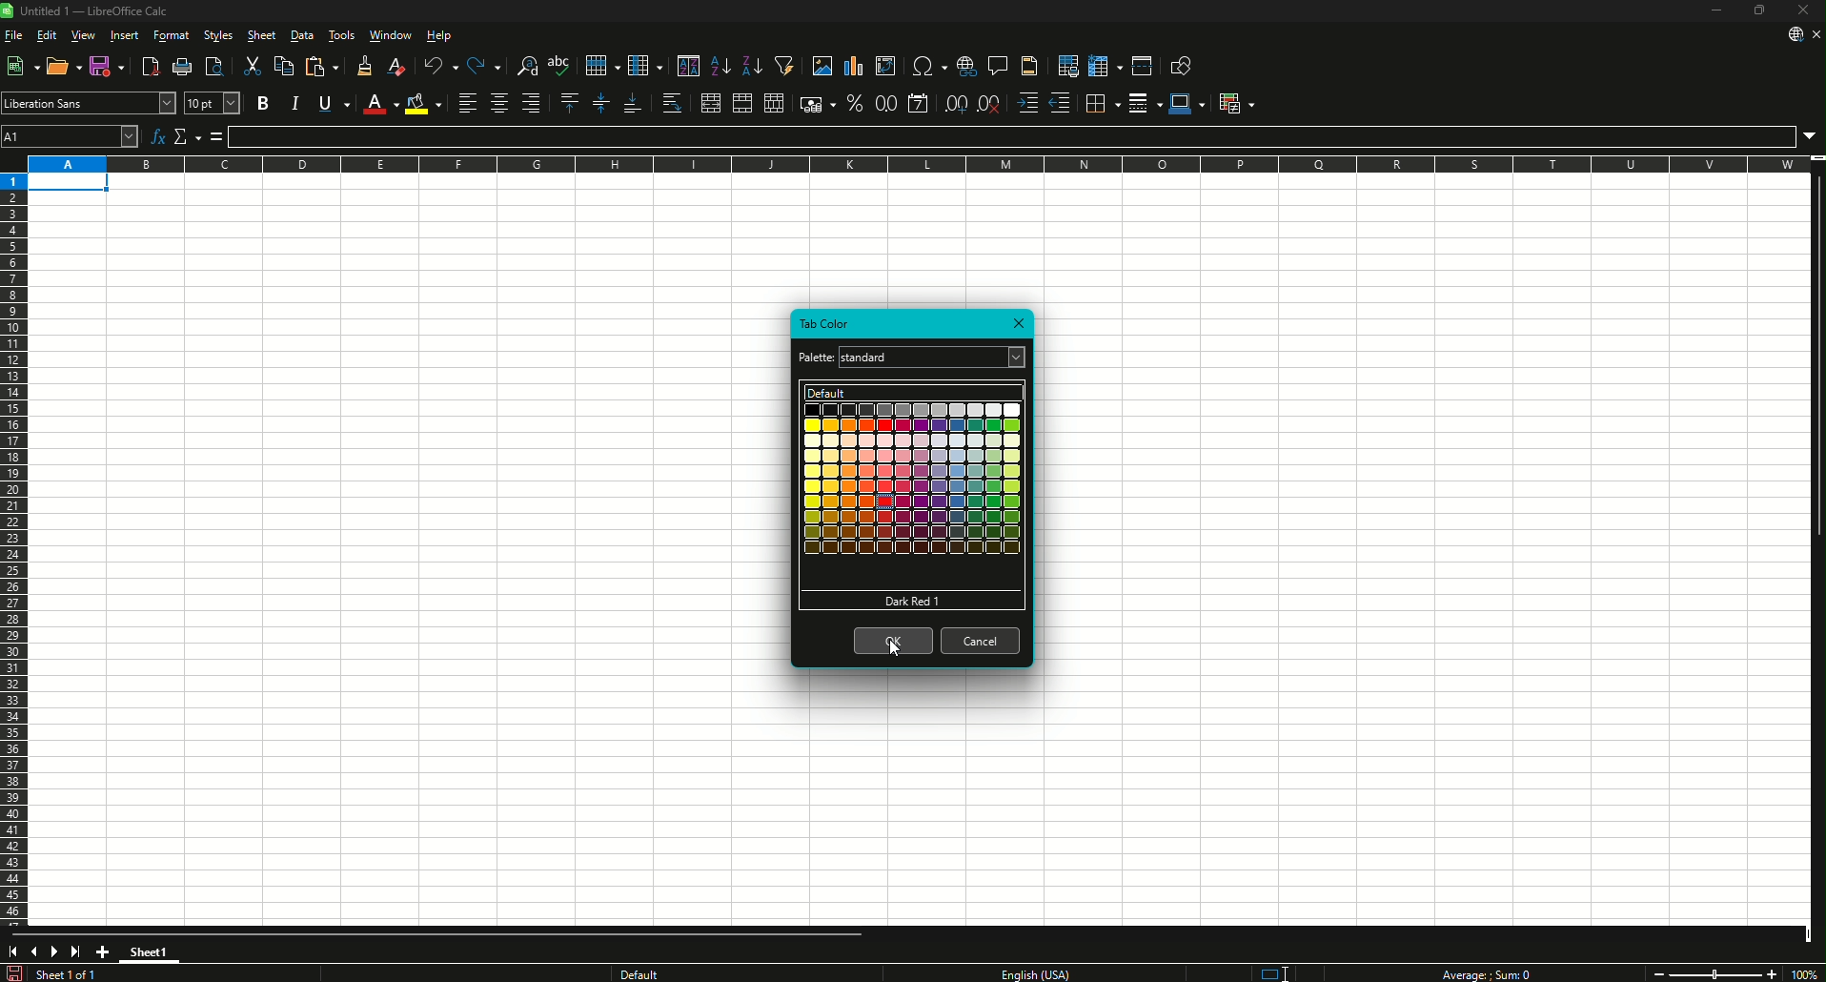 The width and height of the screenshot is (1826, 982). What do you see at coordinates (601, 103) in the screenshot?
I see `Center Vertically` at bounding box center [601, 103].